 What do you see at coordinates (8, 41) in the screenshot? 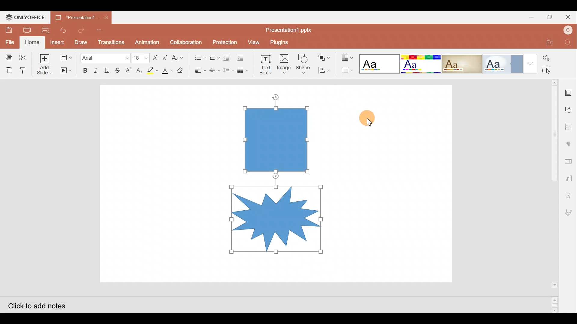
I see `File` at bounding box center [8, 41].